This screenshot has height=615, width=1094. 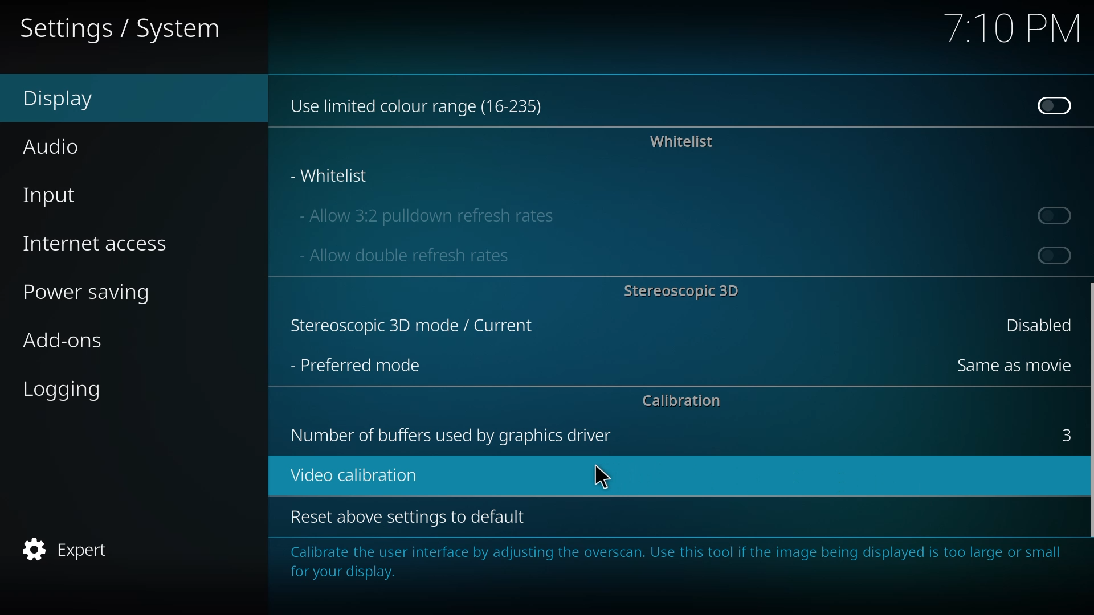 I want to click on stereoscopic 3d, so click(x=680, y=290).